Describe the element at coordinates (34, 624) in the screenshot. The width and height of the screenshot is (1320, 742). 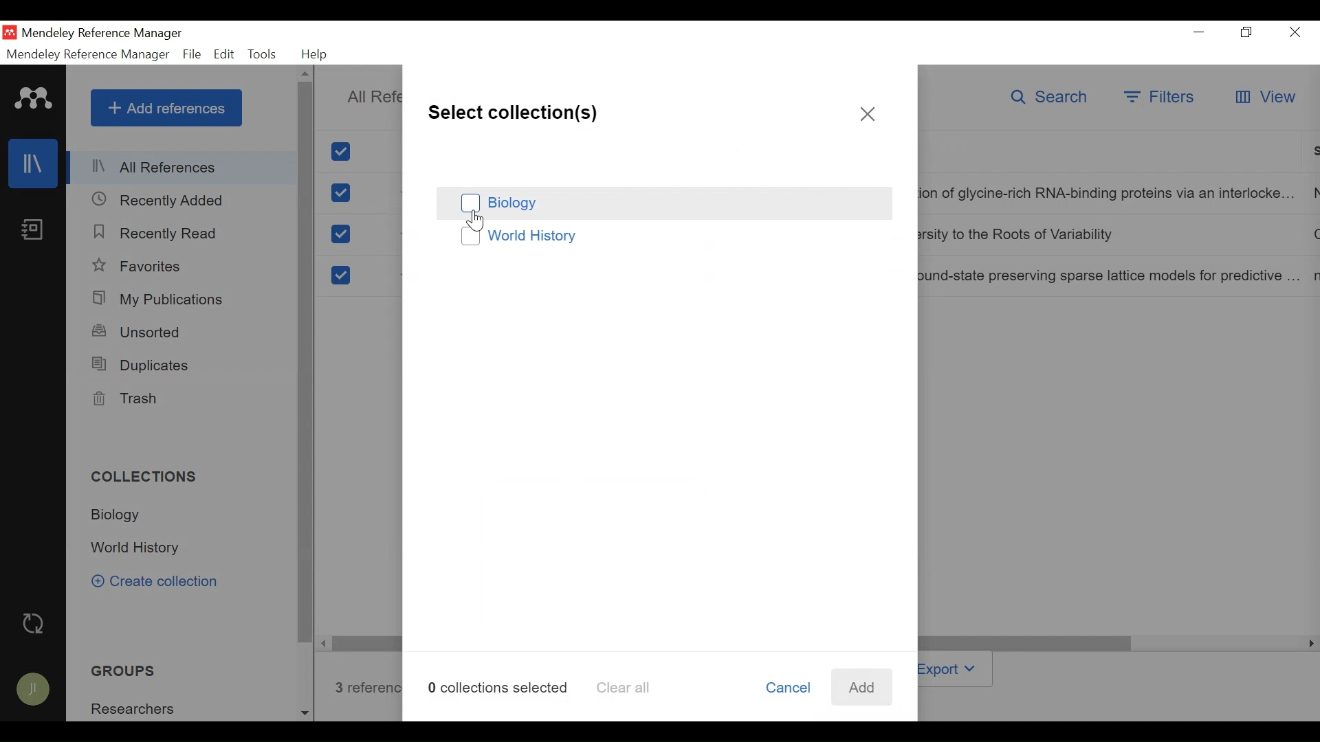
I see `Sync` at that location.